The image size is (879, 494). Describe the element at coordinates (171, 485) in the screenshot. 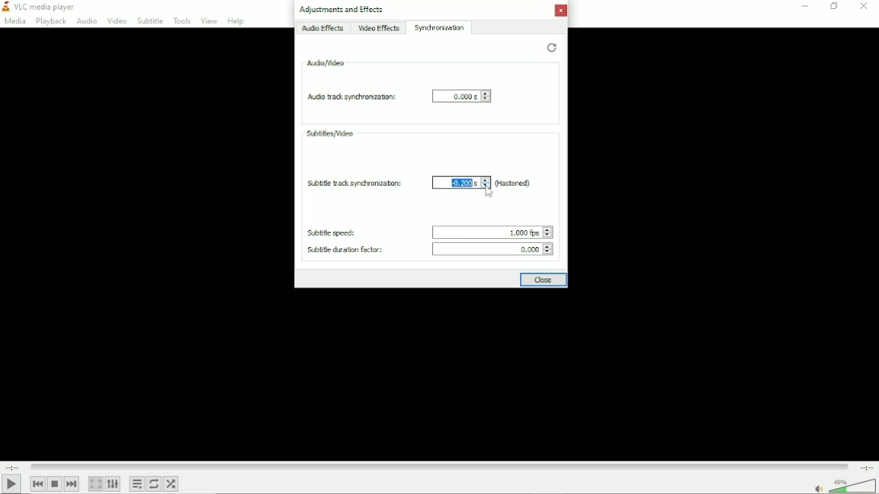

I see `Random` at that location.